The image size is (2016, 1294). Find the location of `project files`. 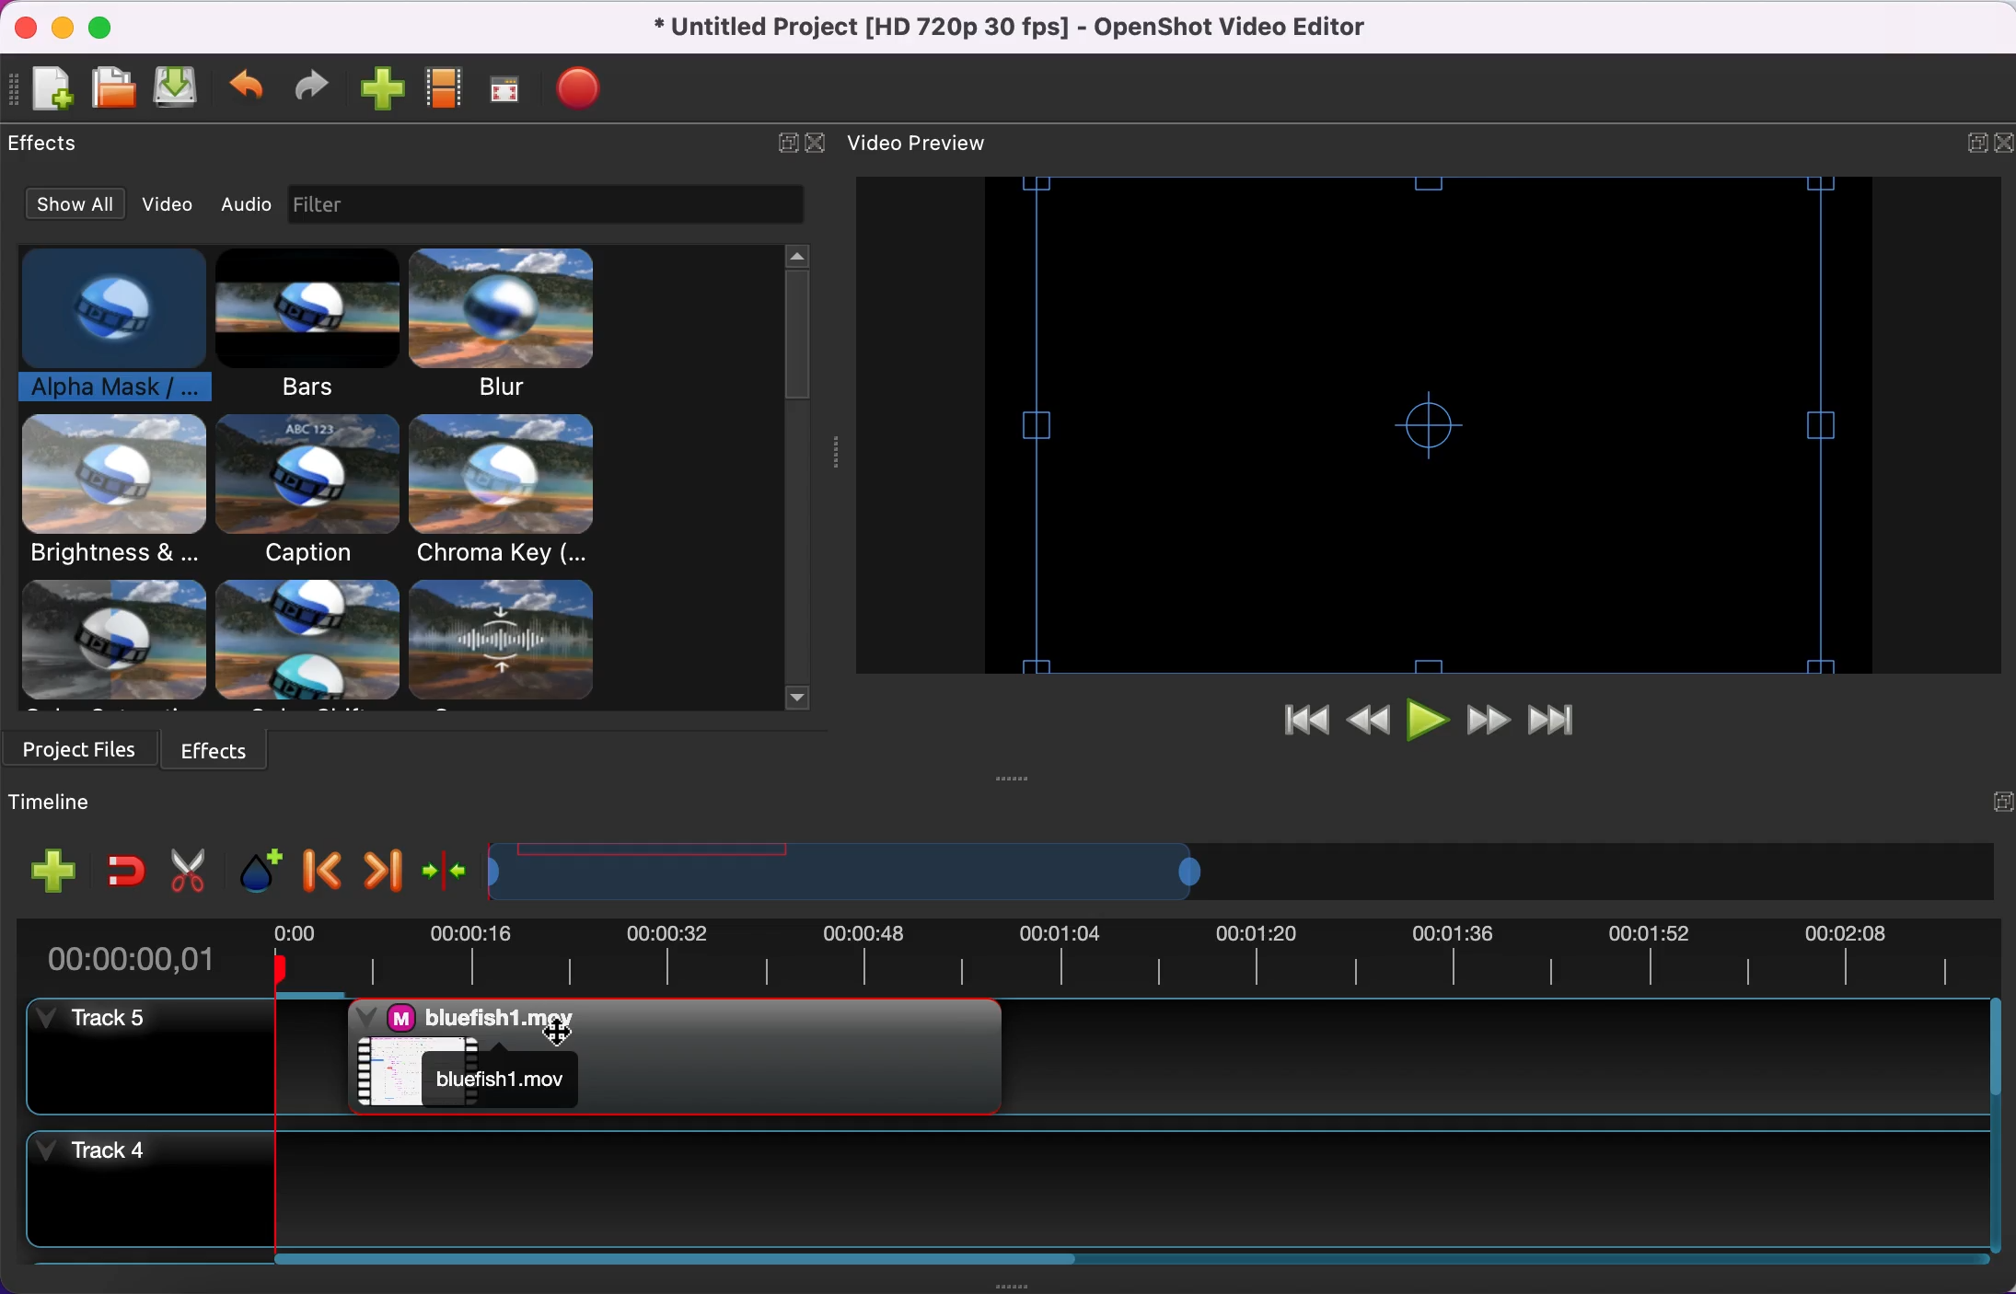

project files is located at coordinates (83, 754).